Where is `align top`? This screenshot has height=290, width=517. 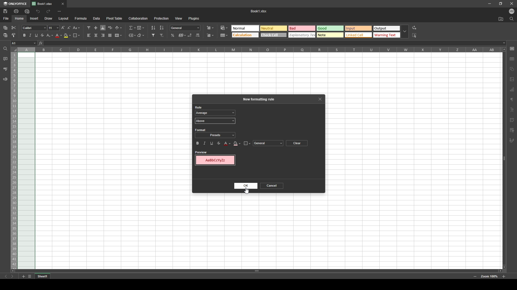 align top is located at coordinates (89, 27).